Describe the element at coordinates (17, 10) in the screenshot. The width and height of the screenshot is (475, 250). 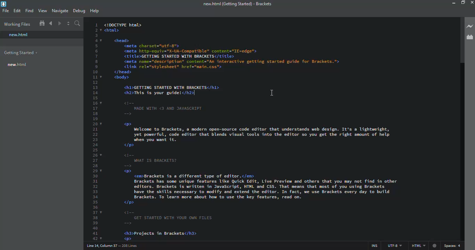
I see `edit` at that location.